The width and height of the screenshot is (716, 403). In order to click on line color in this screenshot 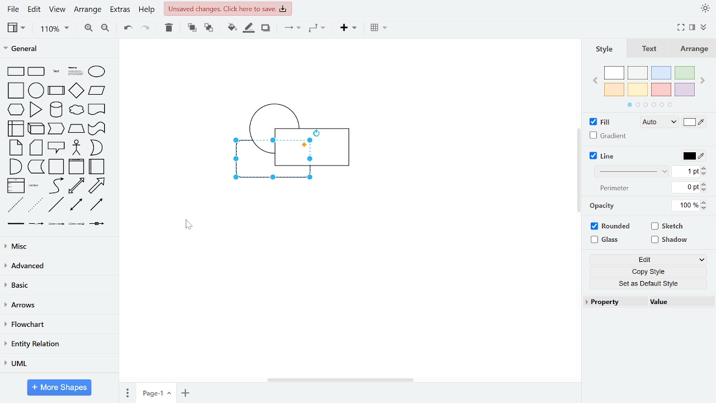, I will do `click(695, 157)`.